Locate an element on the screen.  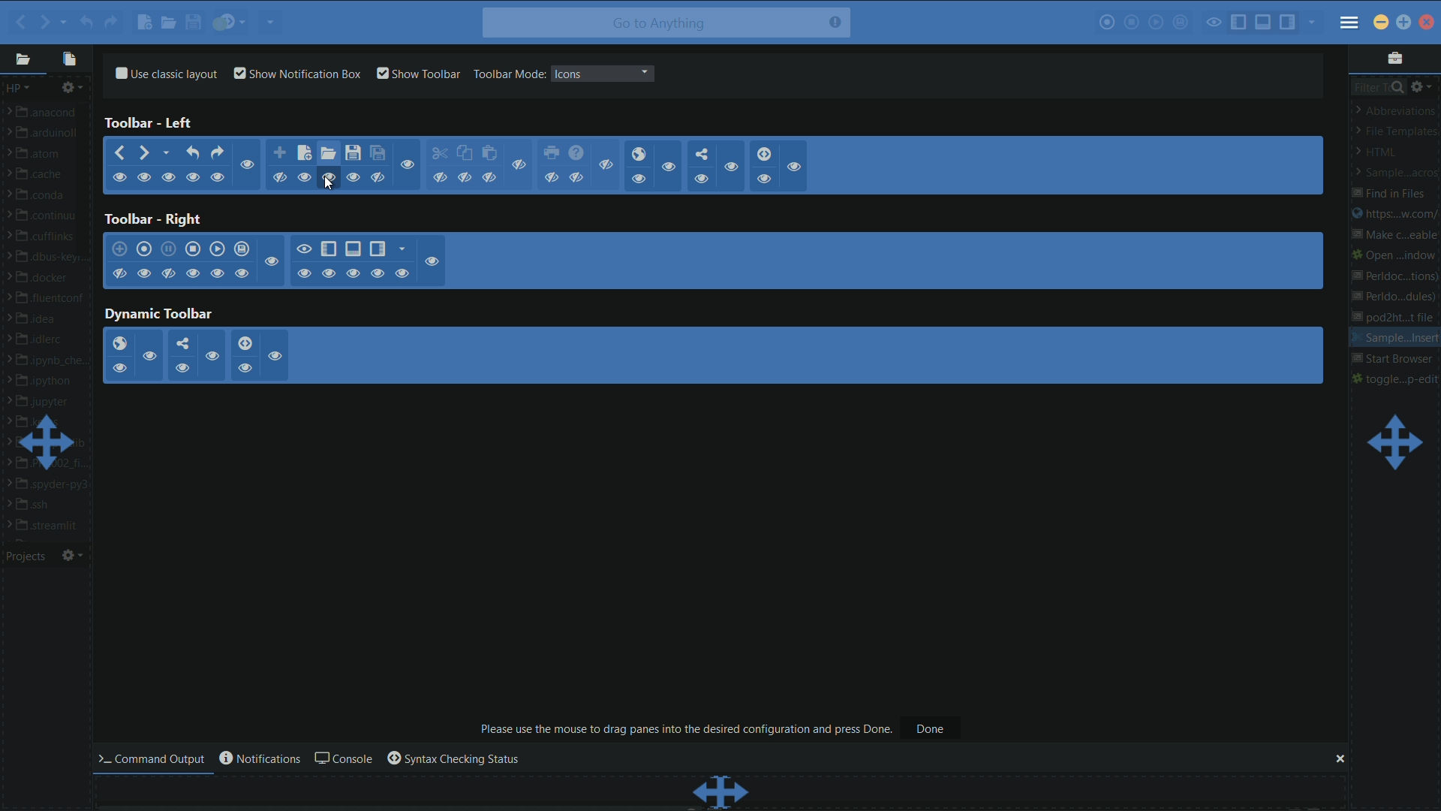
recent location is located at coordinates (169, 152).